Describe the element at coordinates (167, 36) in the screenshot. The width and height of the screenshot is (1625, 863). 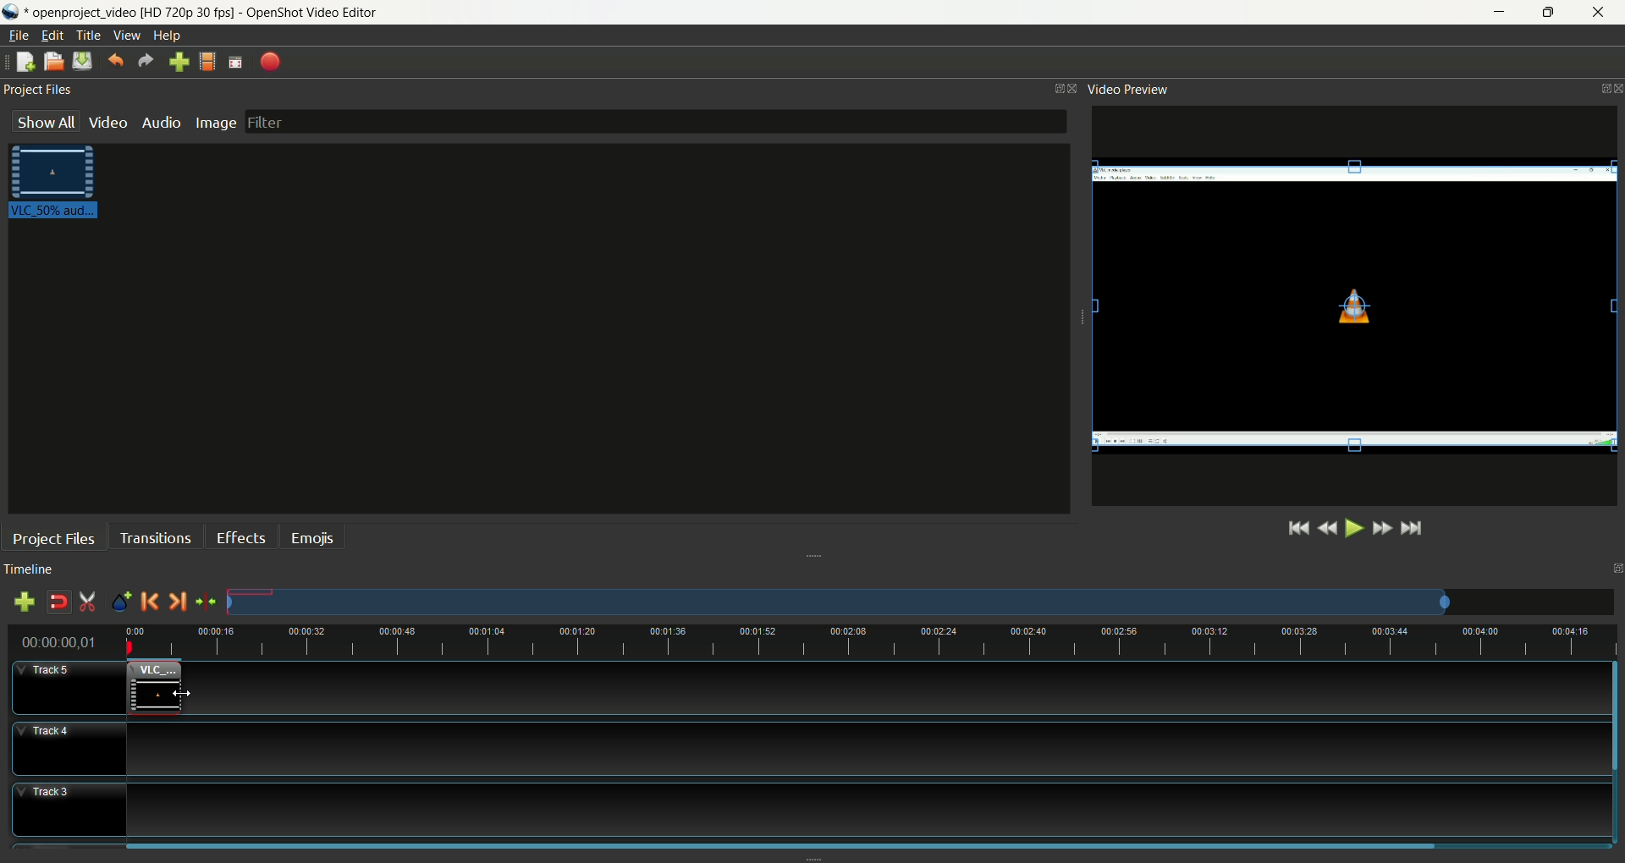
I see `help` at that location.